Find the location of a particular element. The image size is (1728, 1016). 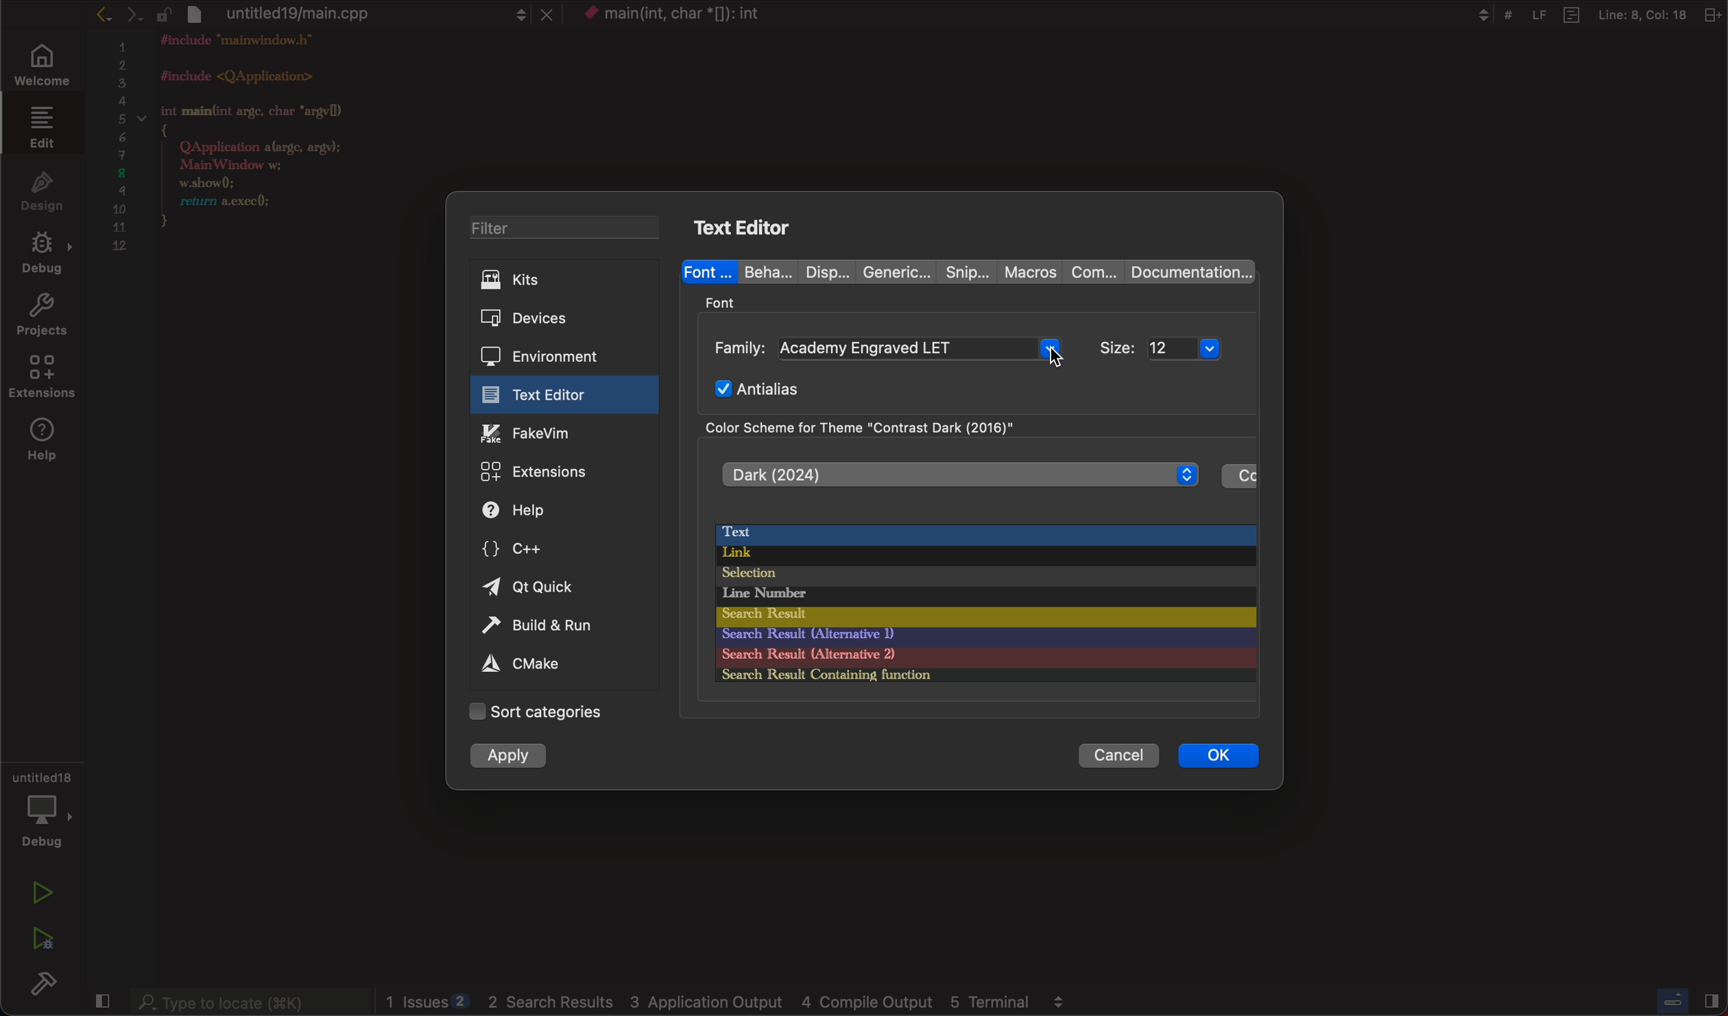

dark 2024 is located at coordinates (958, 474).